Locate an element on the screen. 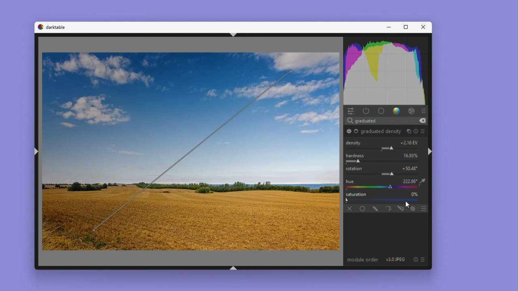 This screenshot has width=518, height=291. graduated density is located at coordinates (381, 132).